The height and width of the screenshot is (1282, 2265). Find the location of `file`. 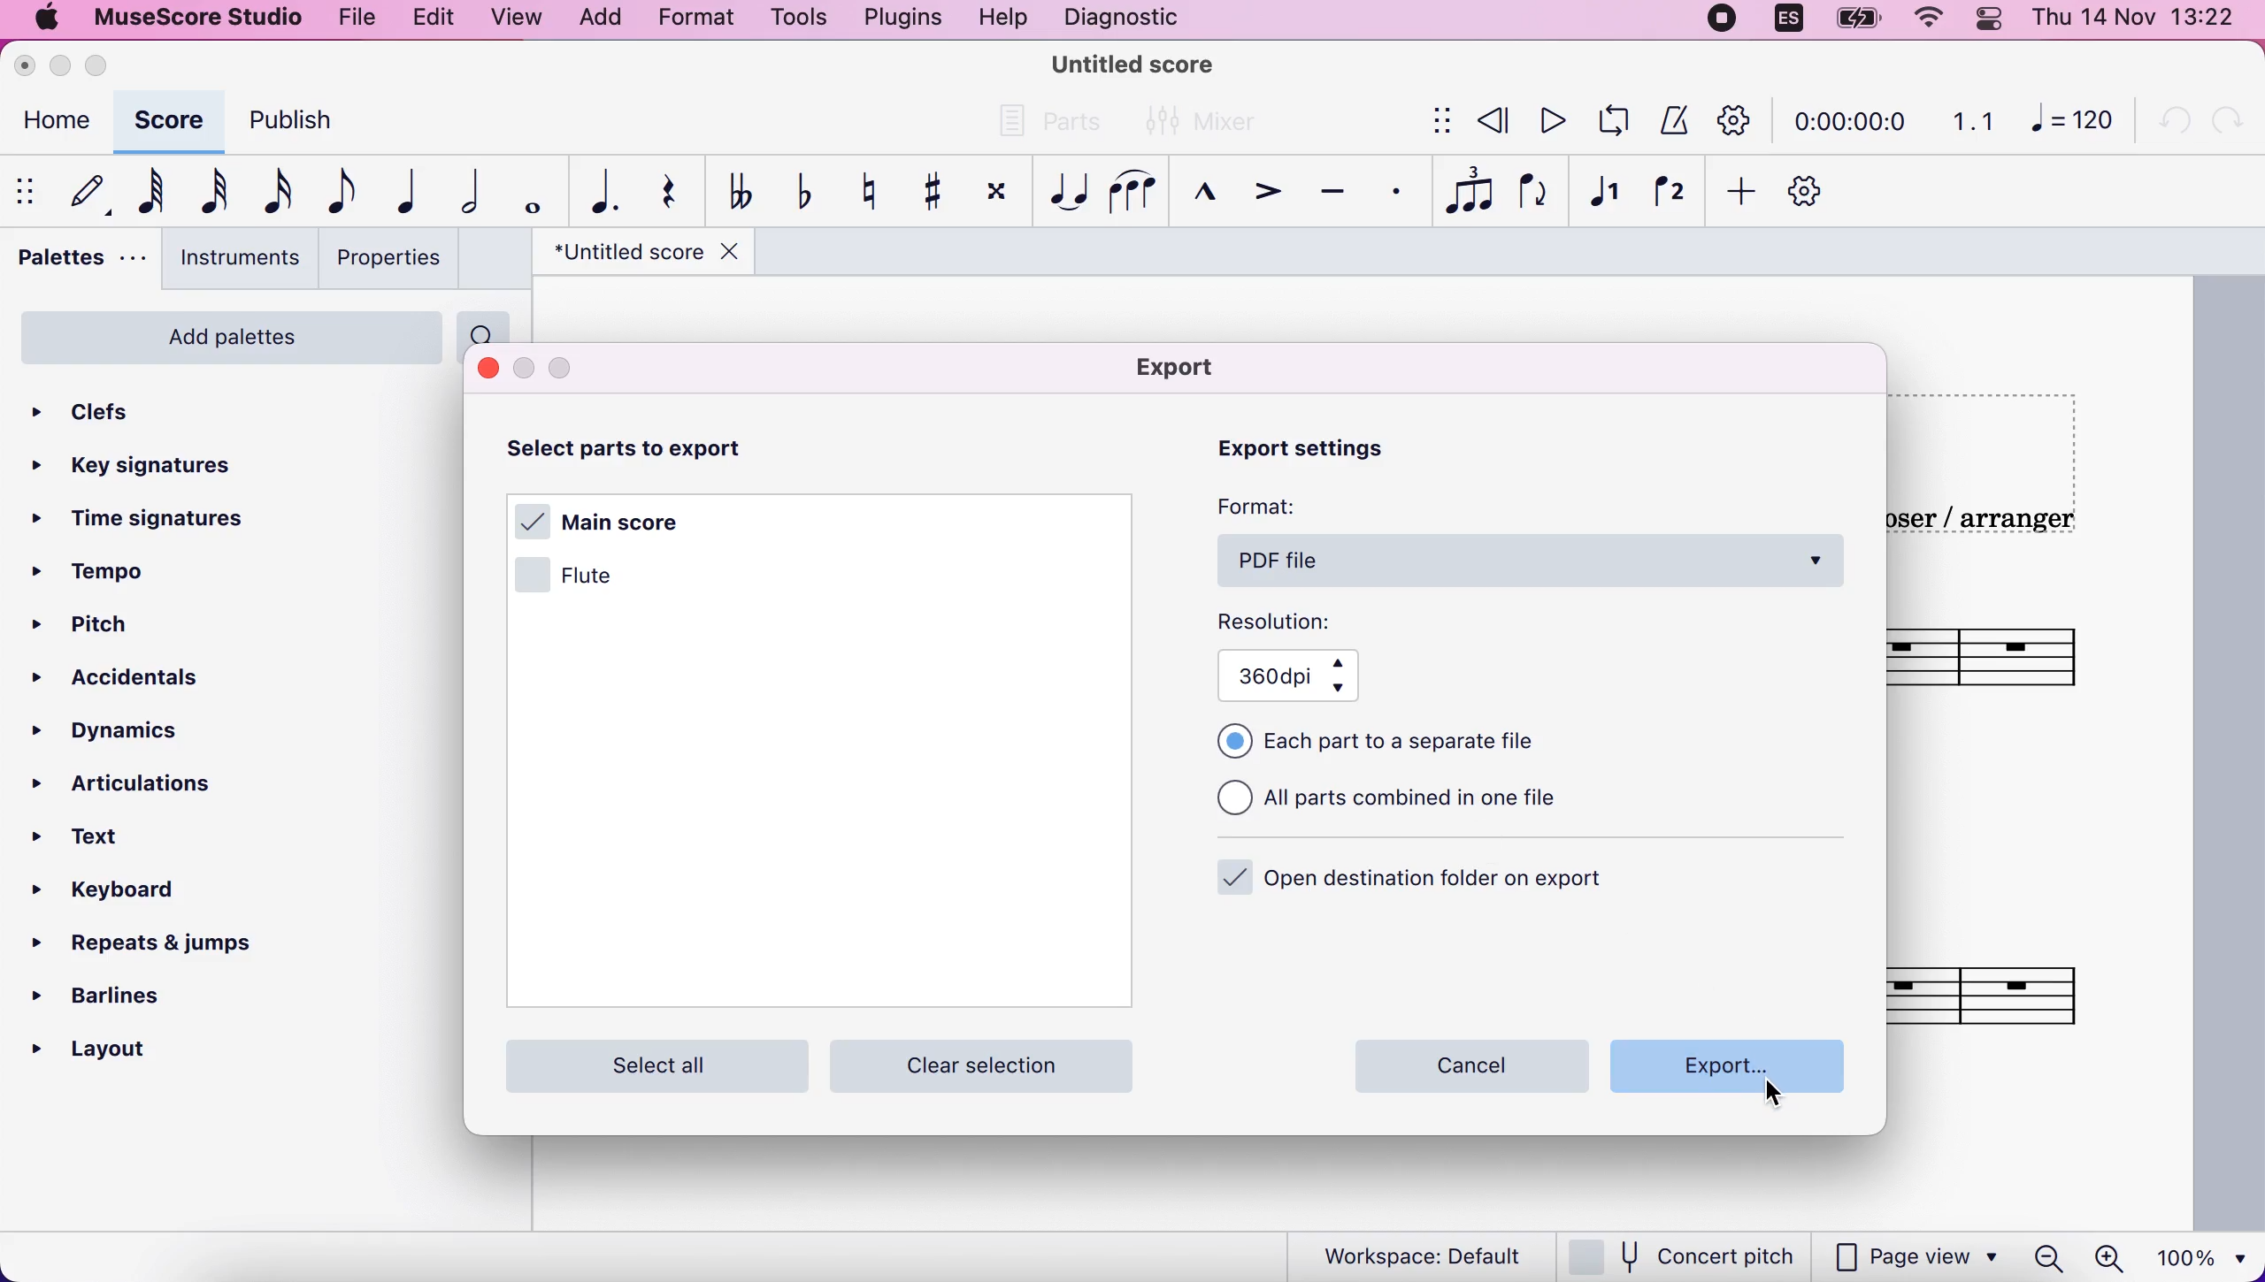

file is located at coordinates (352, 19).